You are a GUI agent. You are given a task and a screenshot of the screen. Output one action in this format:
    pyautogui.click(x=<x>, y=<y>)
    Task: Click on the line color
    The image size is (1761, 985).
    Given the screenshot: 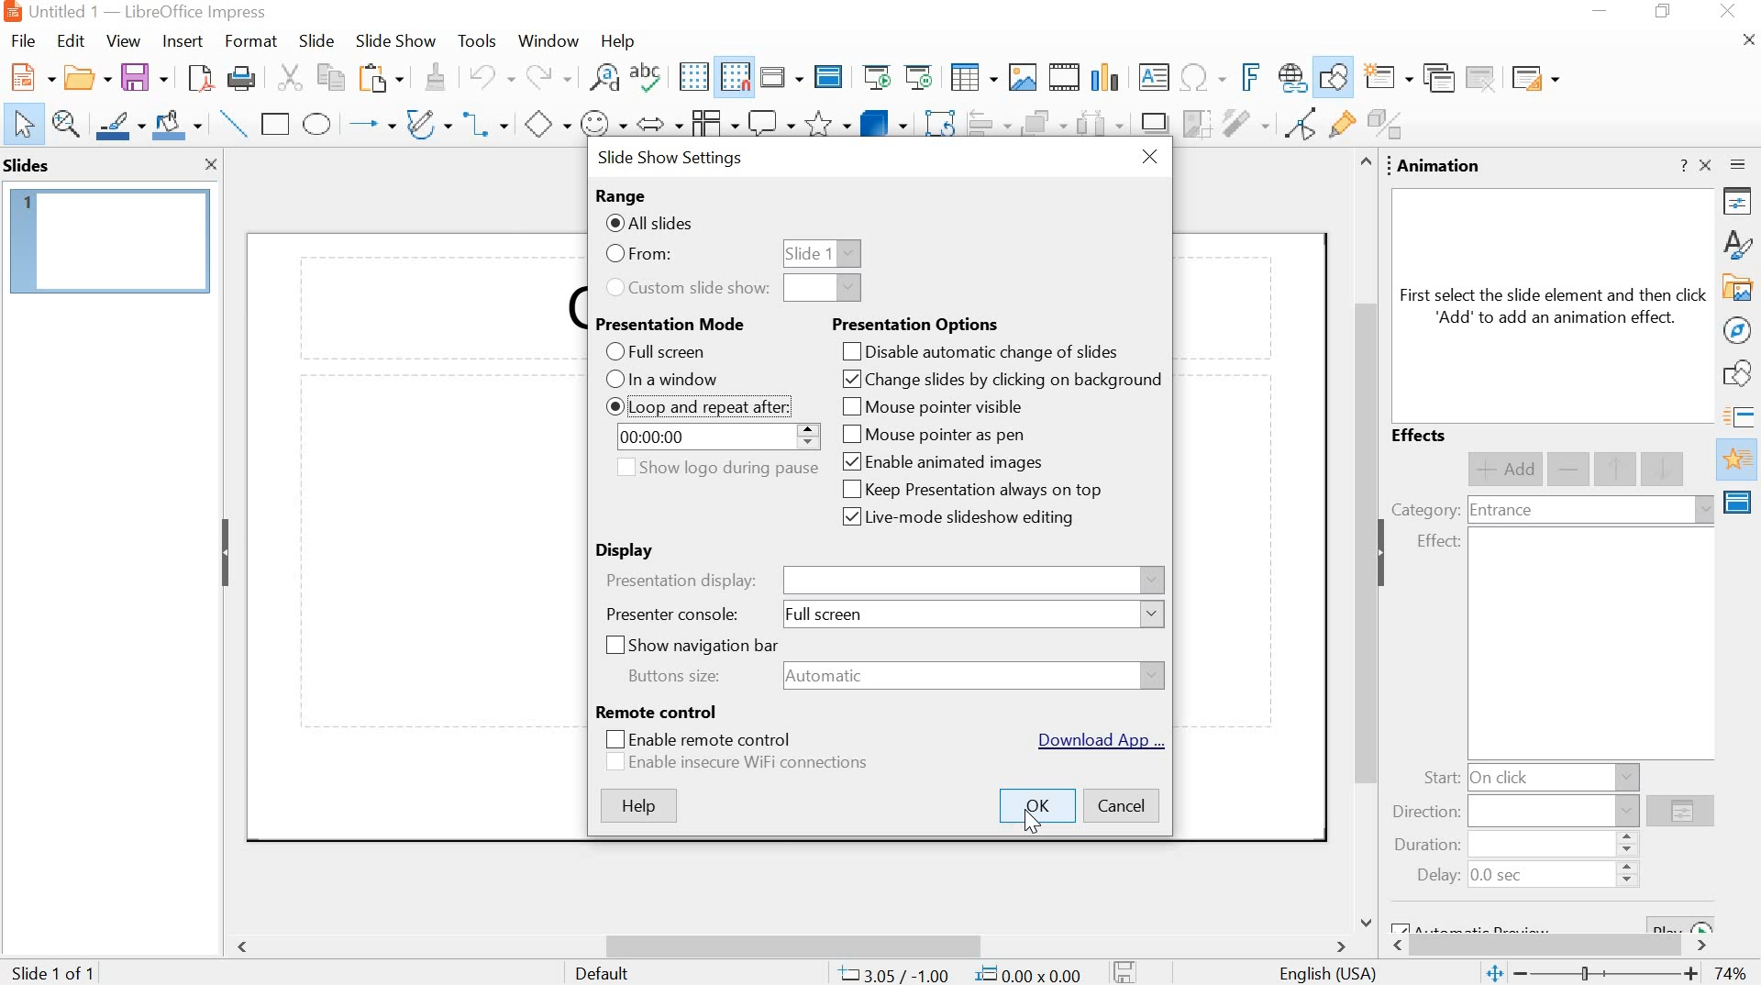 What is the action you would take?
    pyautogui.click(x=120, y=124)
    